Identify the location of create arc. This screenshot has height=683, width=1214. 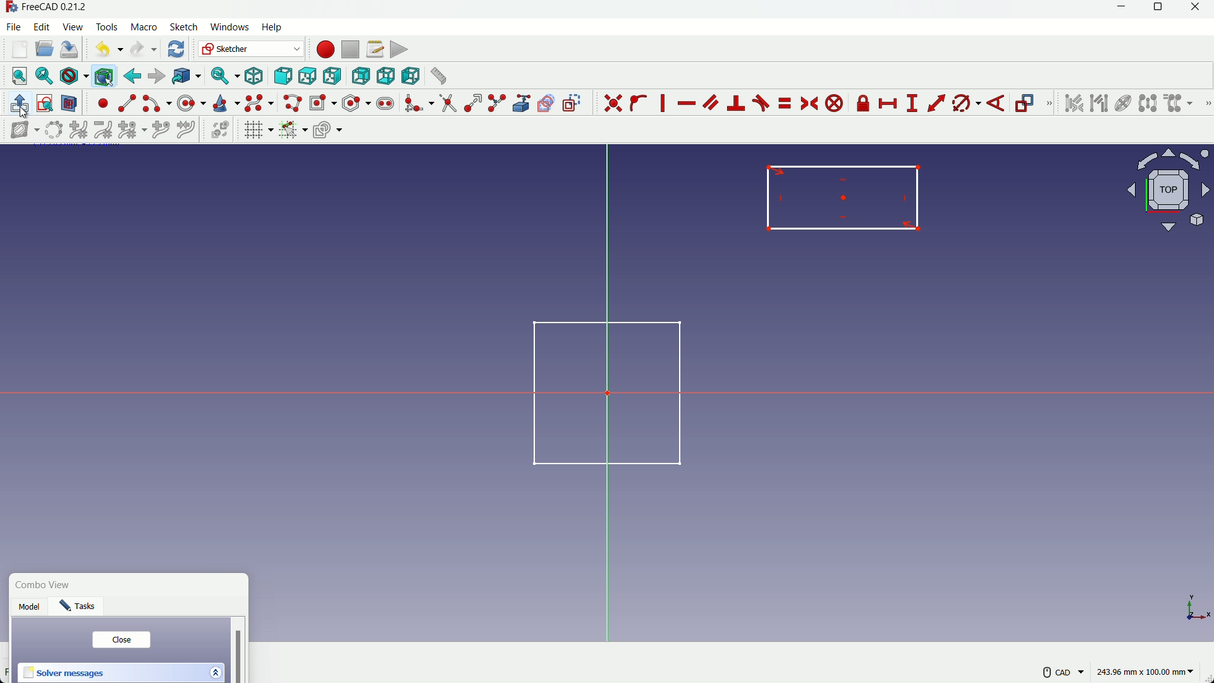
(157, 104).